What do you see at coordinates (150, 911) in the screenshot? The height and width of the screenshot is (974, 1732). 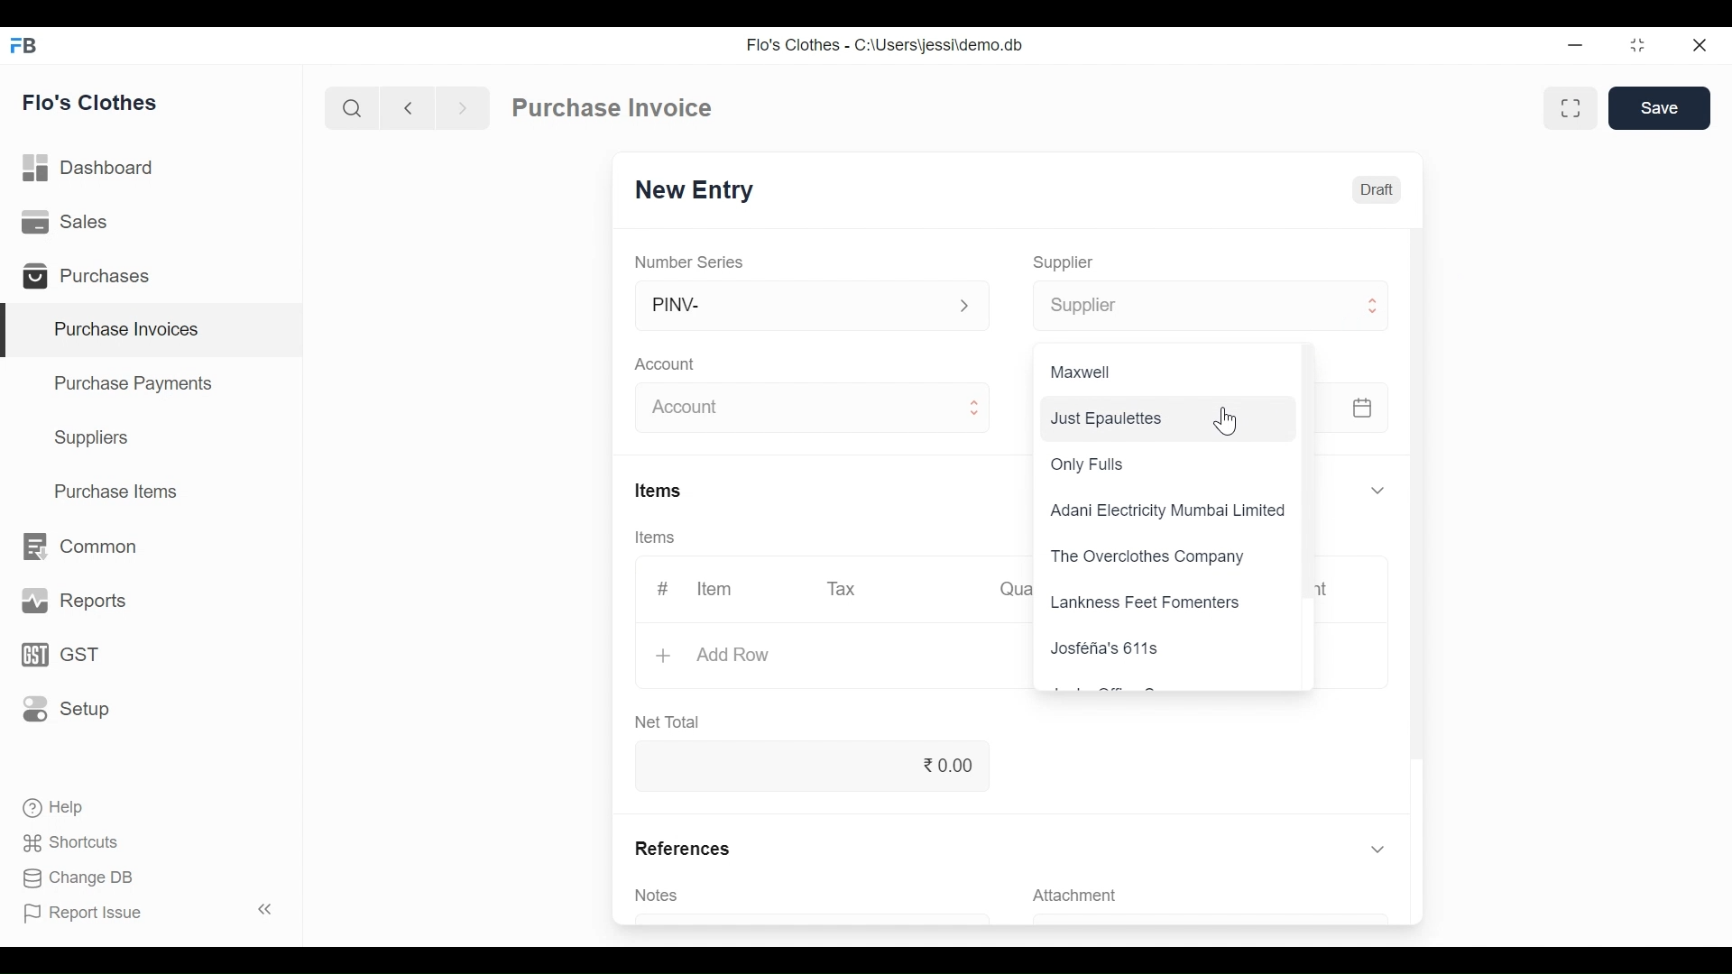 I see `Report Issue` at bounding box center [150, 911].